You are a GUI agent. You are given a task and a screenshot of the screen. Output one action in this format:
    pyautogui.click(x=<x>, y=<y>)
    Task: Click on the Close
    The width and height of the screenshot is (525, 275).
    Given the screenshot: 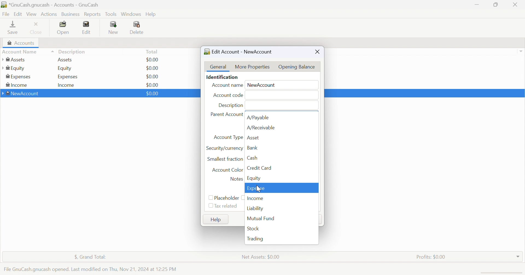 What is the action you would take?
    pyautogui.click(x=317, y=52)
    